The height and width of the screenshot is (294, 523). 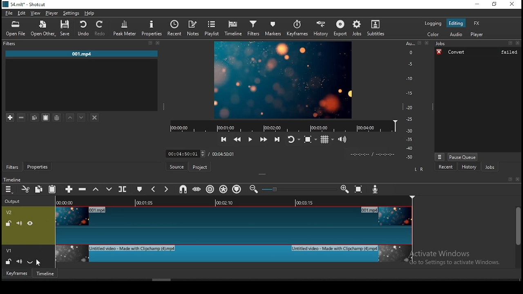 What do you see at coordinates (357, 28) in the screenshot?
I see `jobs` at bounding box center [357, 28].